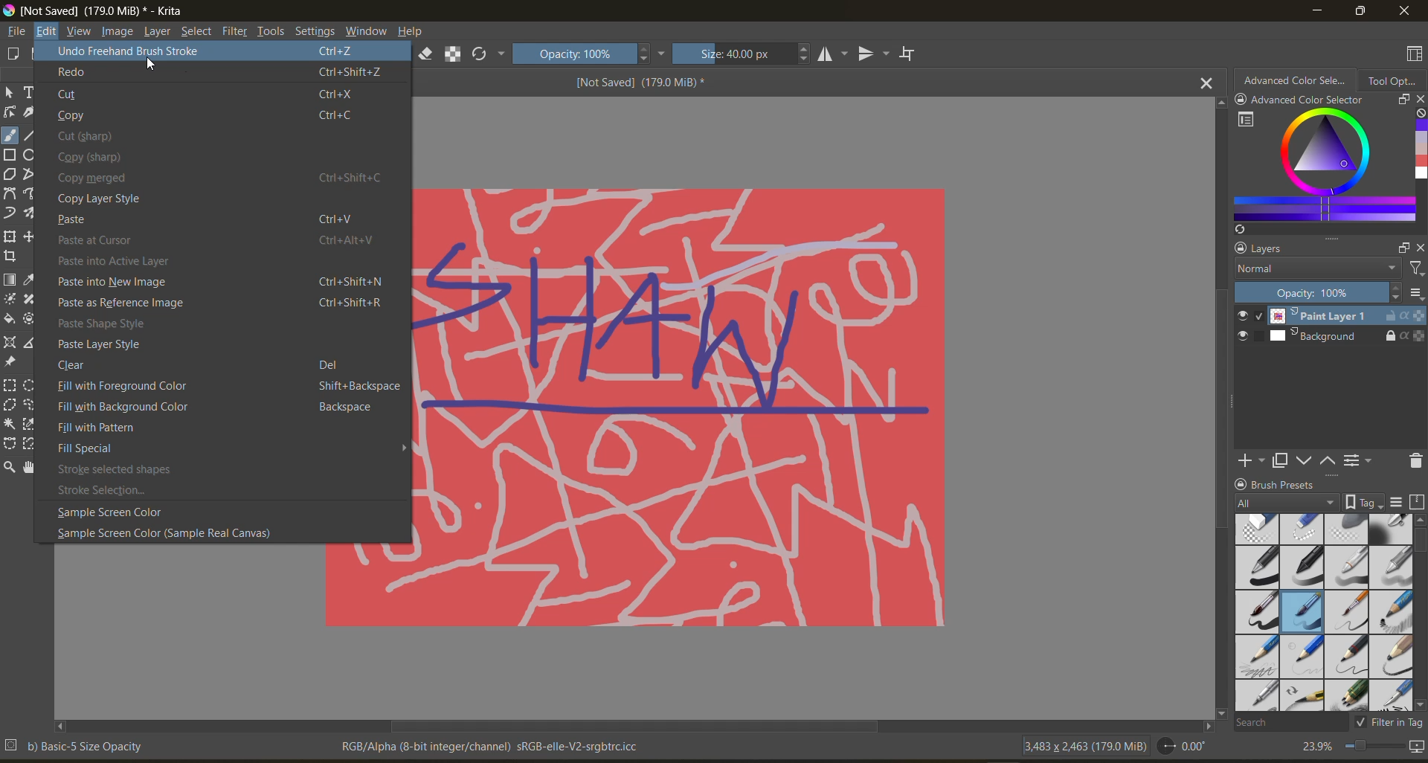 This screenshot has width=1428, height=763. Describe the element at coordinates (101, 158) in the screenshot. I see `copy (sharp)` at that location.